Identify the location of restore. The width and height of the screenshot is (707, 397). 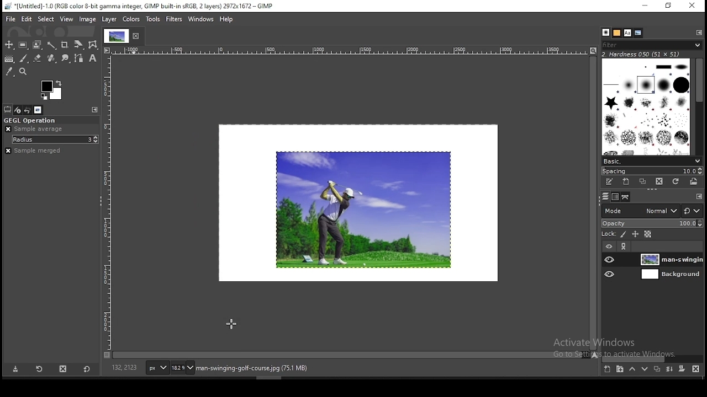
(669, 7).